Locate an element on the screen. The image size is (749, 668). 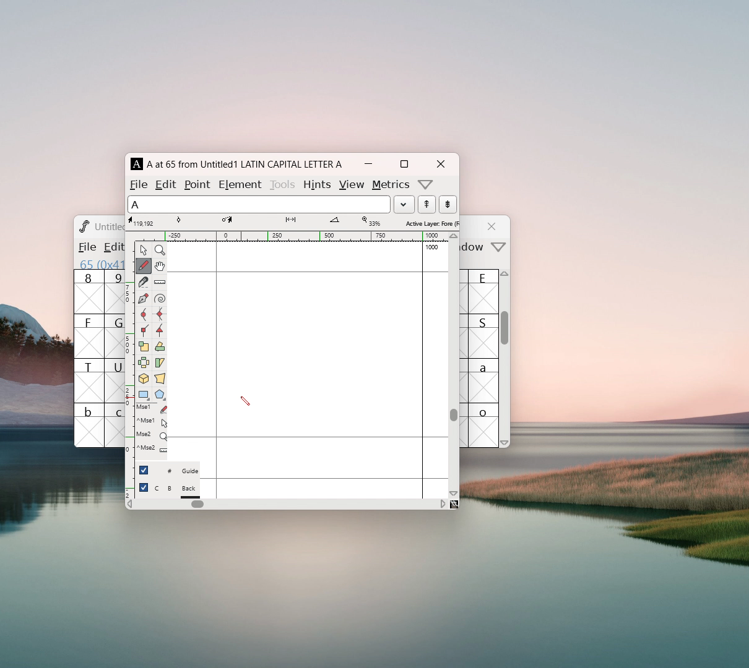
^Mse2 is located at coordinates (152, 421).